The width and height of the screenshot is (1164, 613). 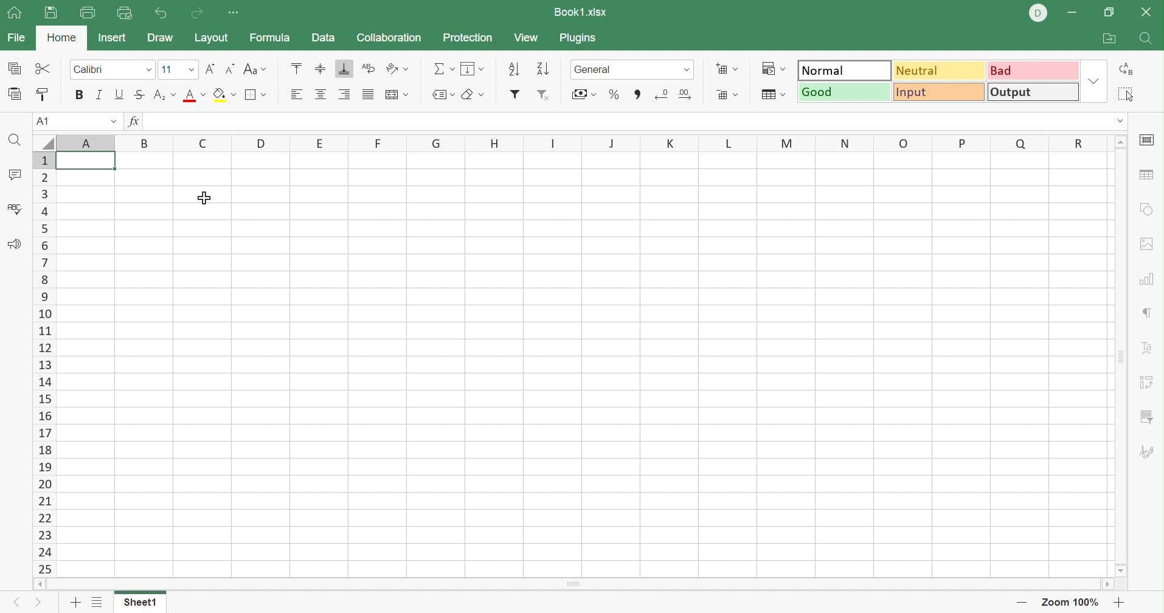 I want to click on Pivot table settings, so click(x=1148, y=382).